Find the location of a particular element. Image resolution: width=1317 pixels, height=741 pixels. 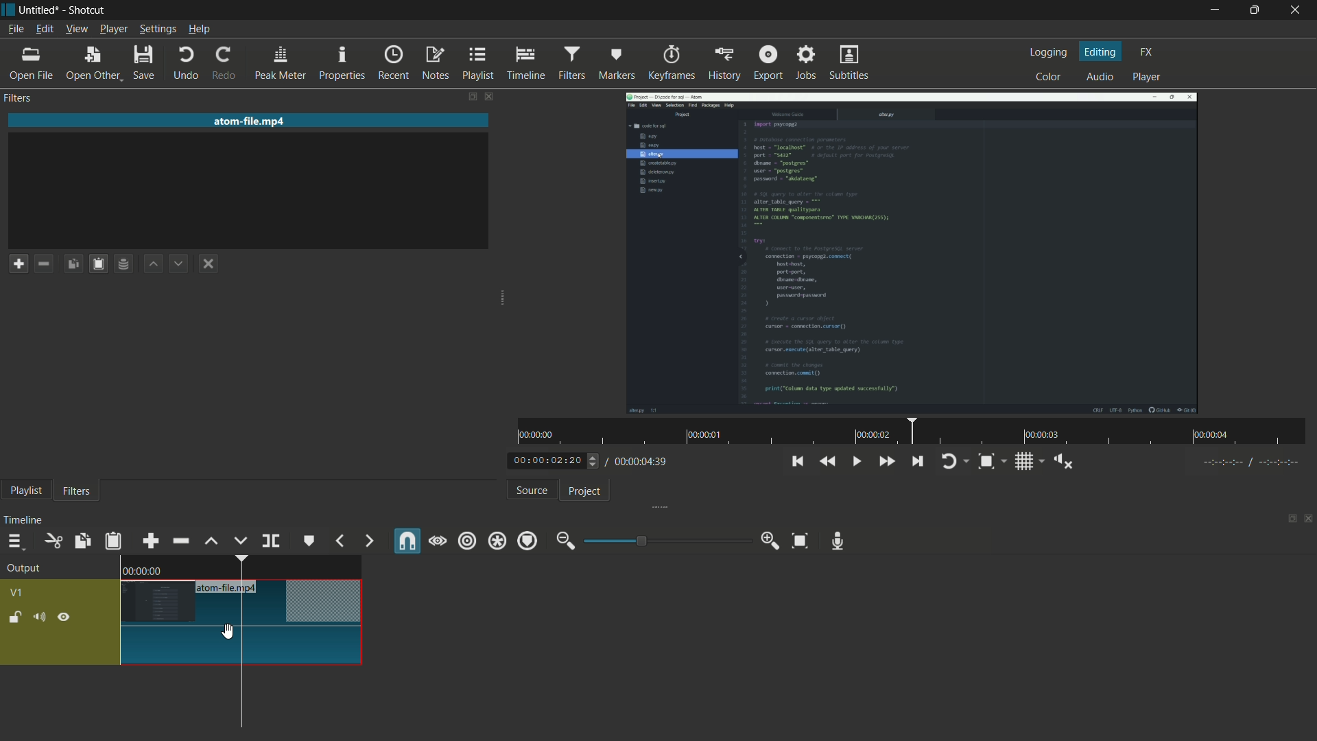

paste filters is located at coordinates (97, 265).